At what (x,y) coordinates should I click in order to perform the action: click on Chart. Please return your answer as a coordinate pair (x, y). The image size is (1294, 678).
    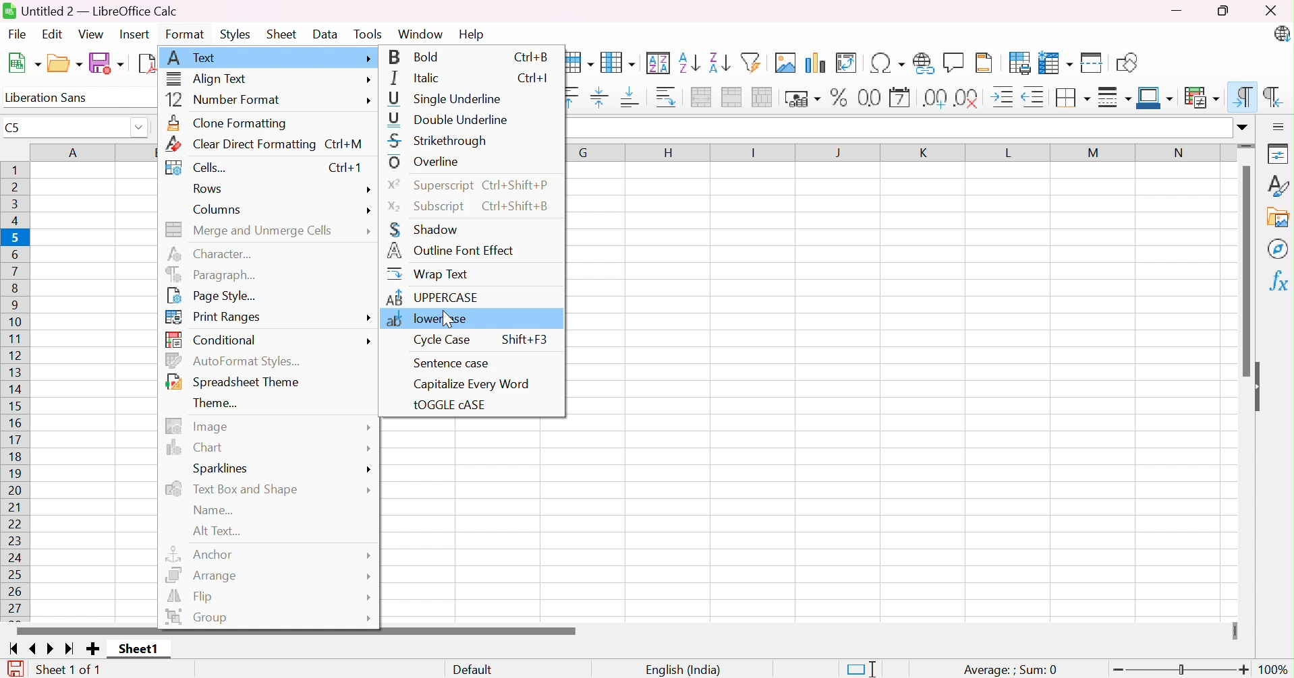
    Looking at the image, I should click on (198, 447).